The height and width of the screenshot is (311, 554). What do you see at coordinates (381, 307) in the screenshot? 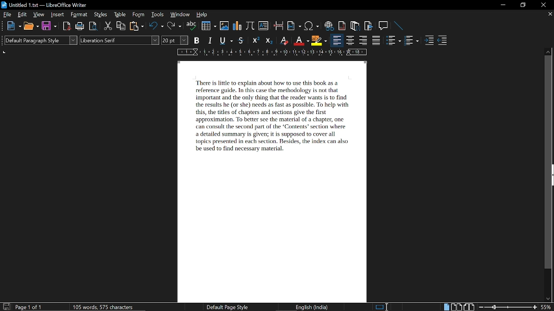
I see `selection method` at bounding box center [381, 307].